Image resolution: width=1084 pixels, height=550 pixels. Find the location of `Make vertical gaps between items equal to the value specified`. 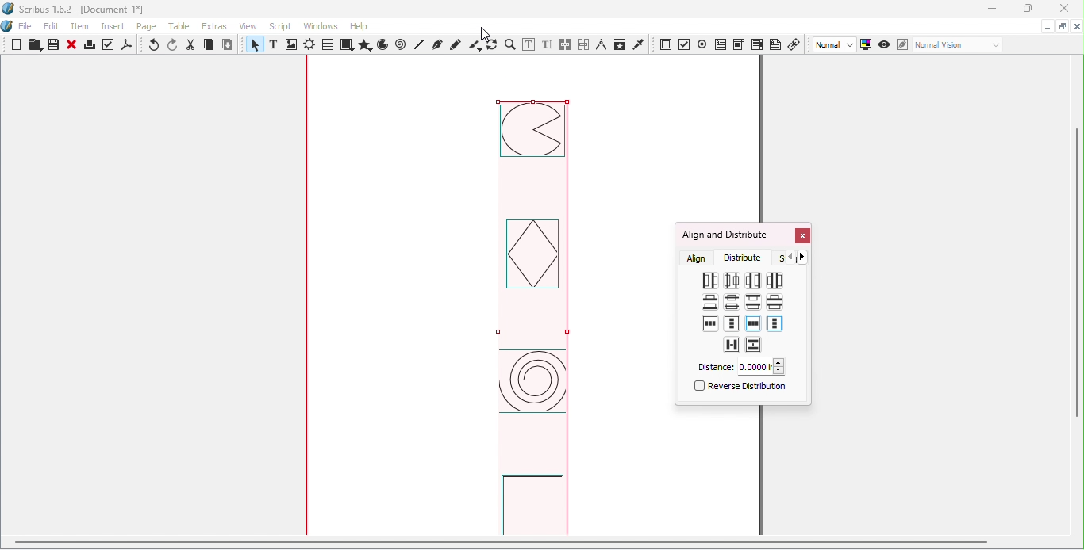

Make vertical gaps between items equal to the value specified is located at coordinates (754, 346).